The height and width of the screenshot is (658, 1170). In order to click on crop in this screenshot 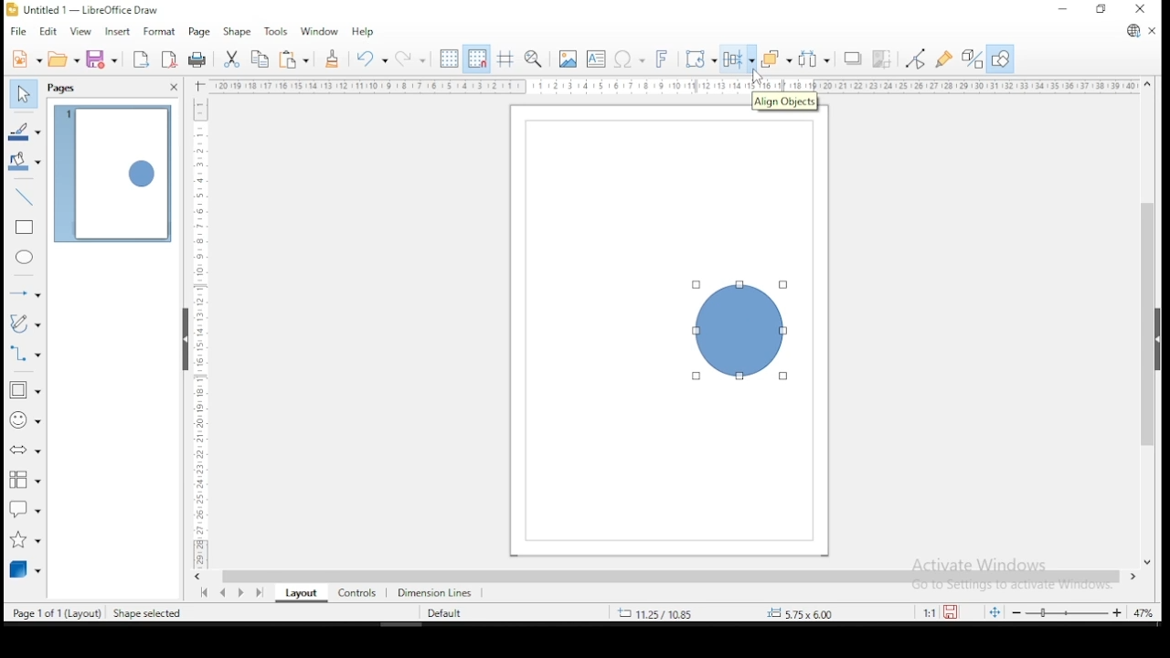, I will do `click(881, 60)`.